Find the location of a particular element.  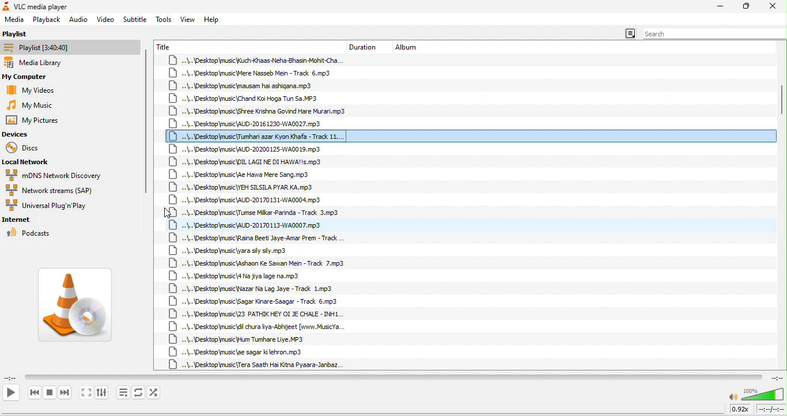

+.\..\Desktop\music\AUD-20200 125-WA00 19.mp3 is located at coordinates (247, 148).